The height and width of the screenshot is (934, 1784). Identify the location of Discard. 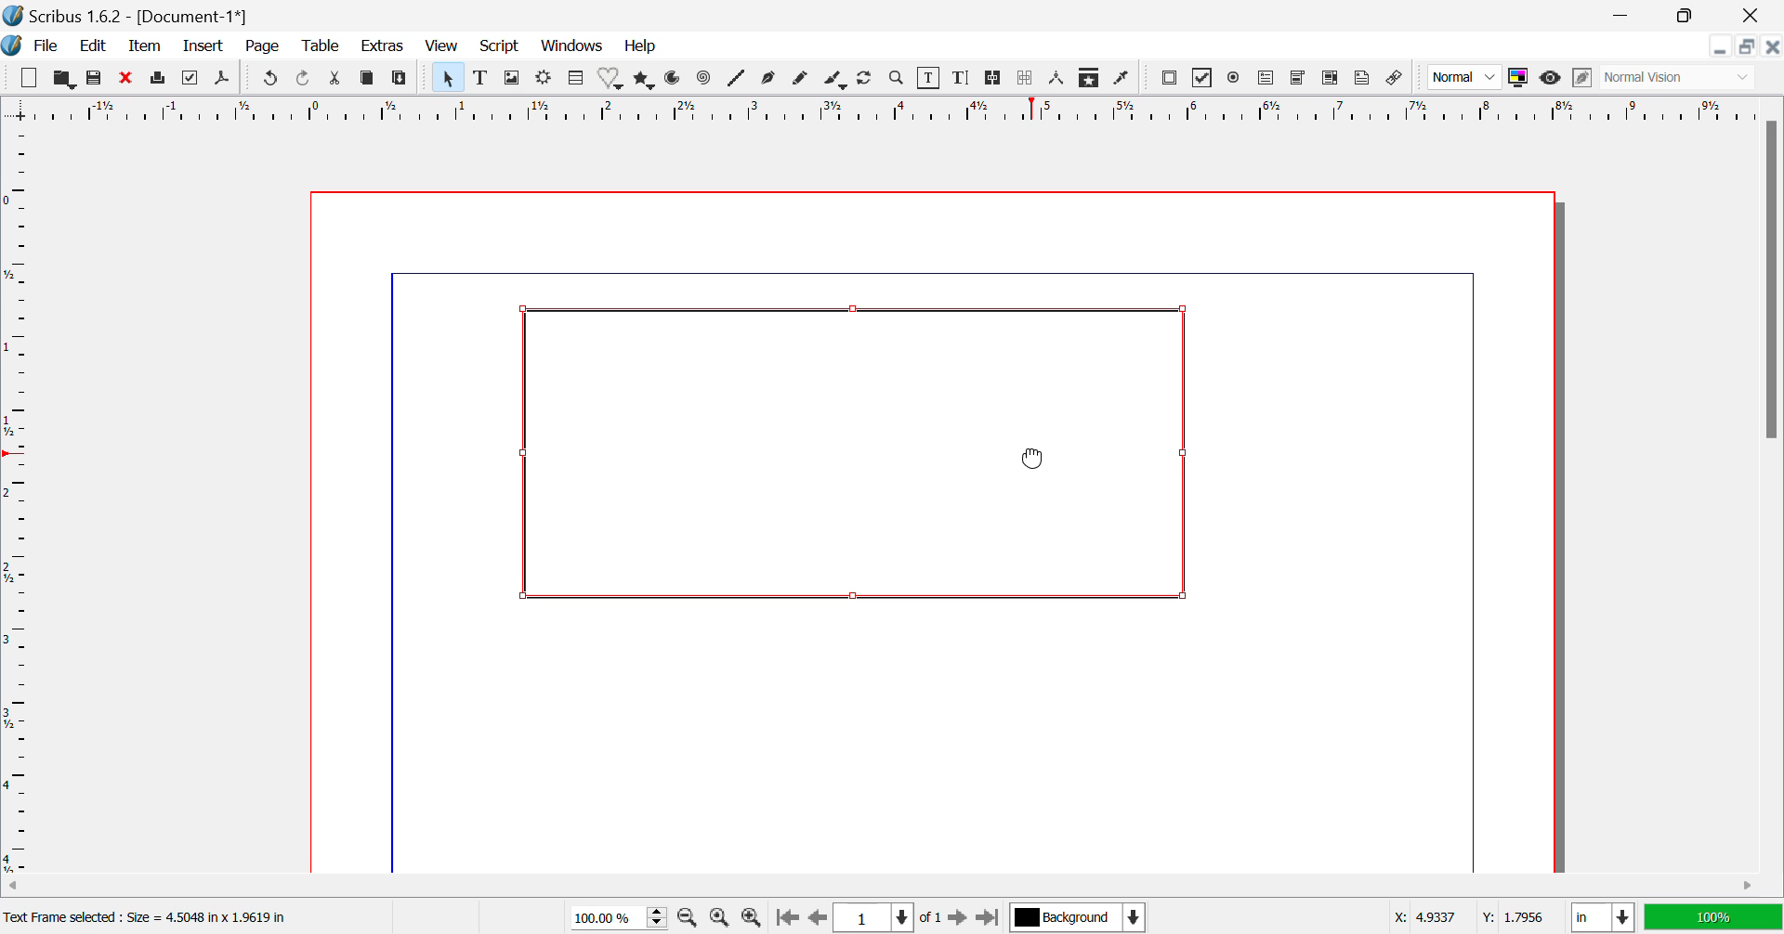
(126, 78).